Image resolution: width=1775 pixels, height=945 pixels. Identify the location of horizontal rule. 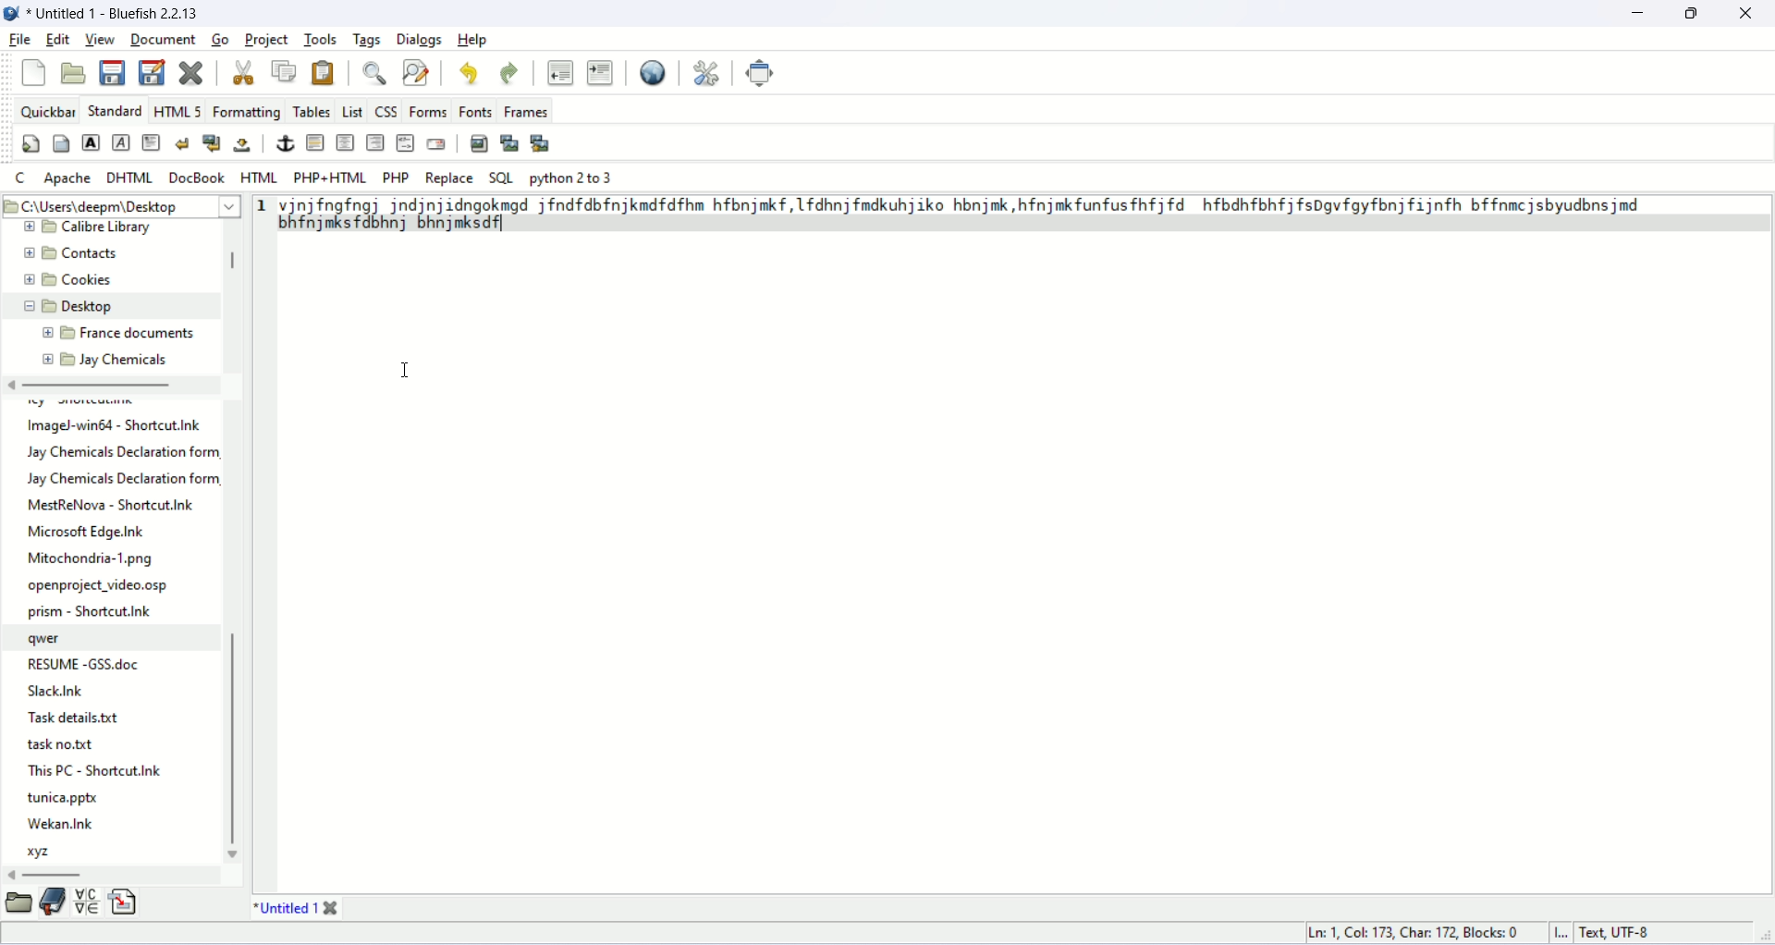
(315, 141).